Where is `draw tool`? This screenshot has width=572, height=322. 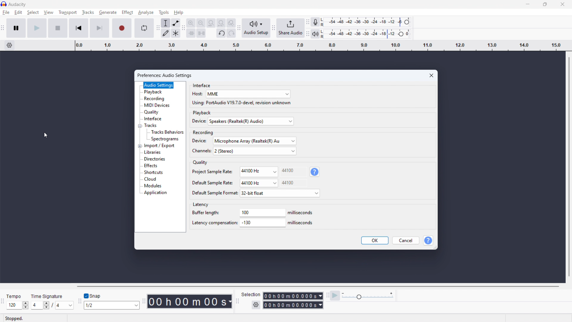
draw tool is located at coordinates (166, 33).